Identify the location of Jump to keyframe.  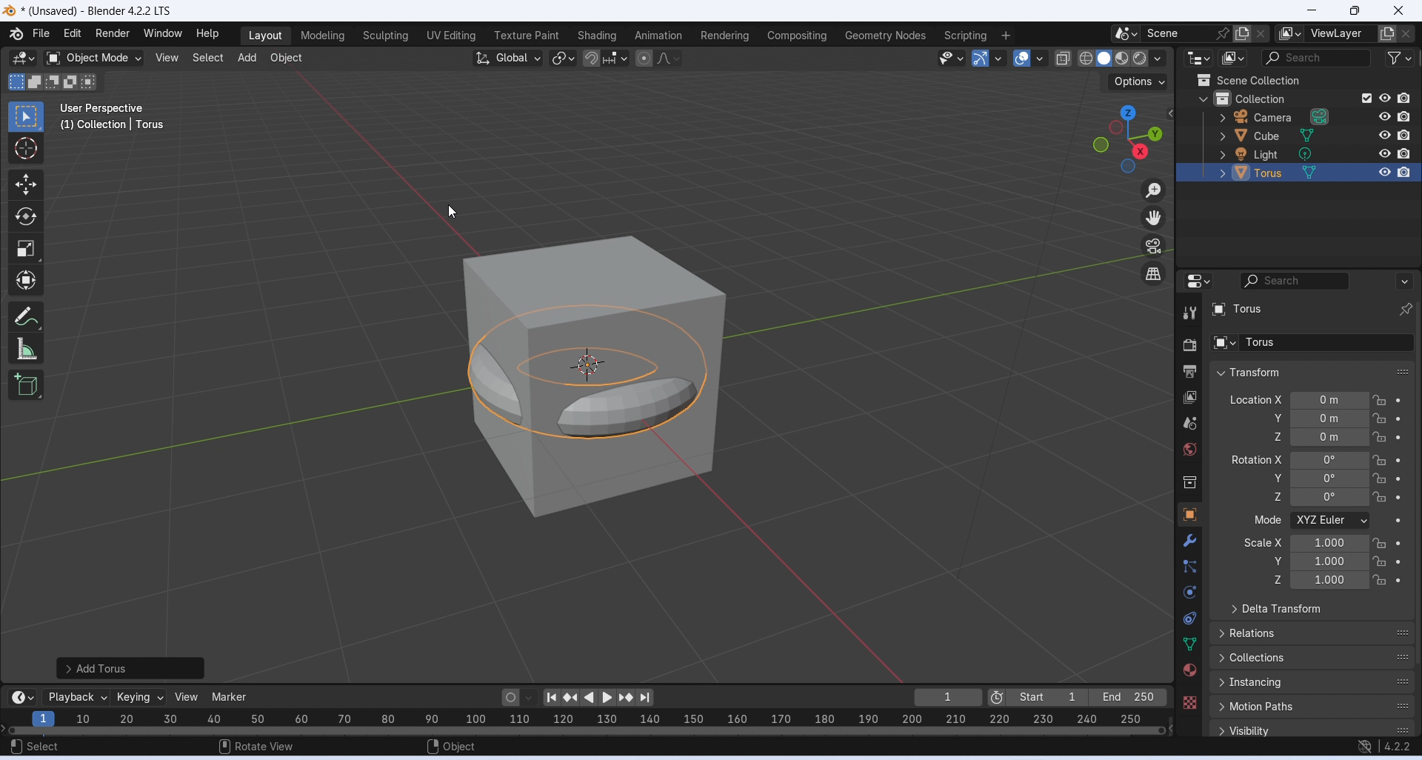
(628, 698).